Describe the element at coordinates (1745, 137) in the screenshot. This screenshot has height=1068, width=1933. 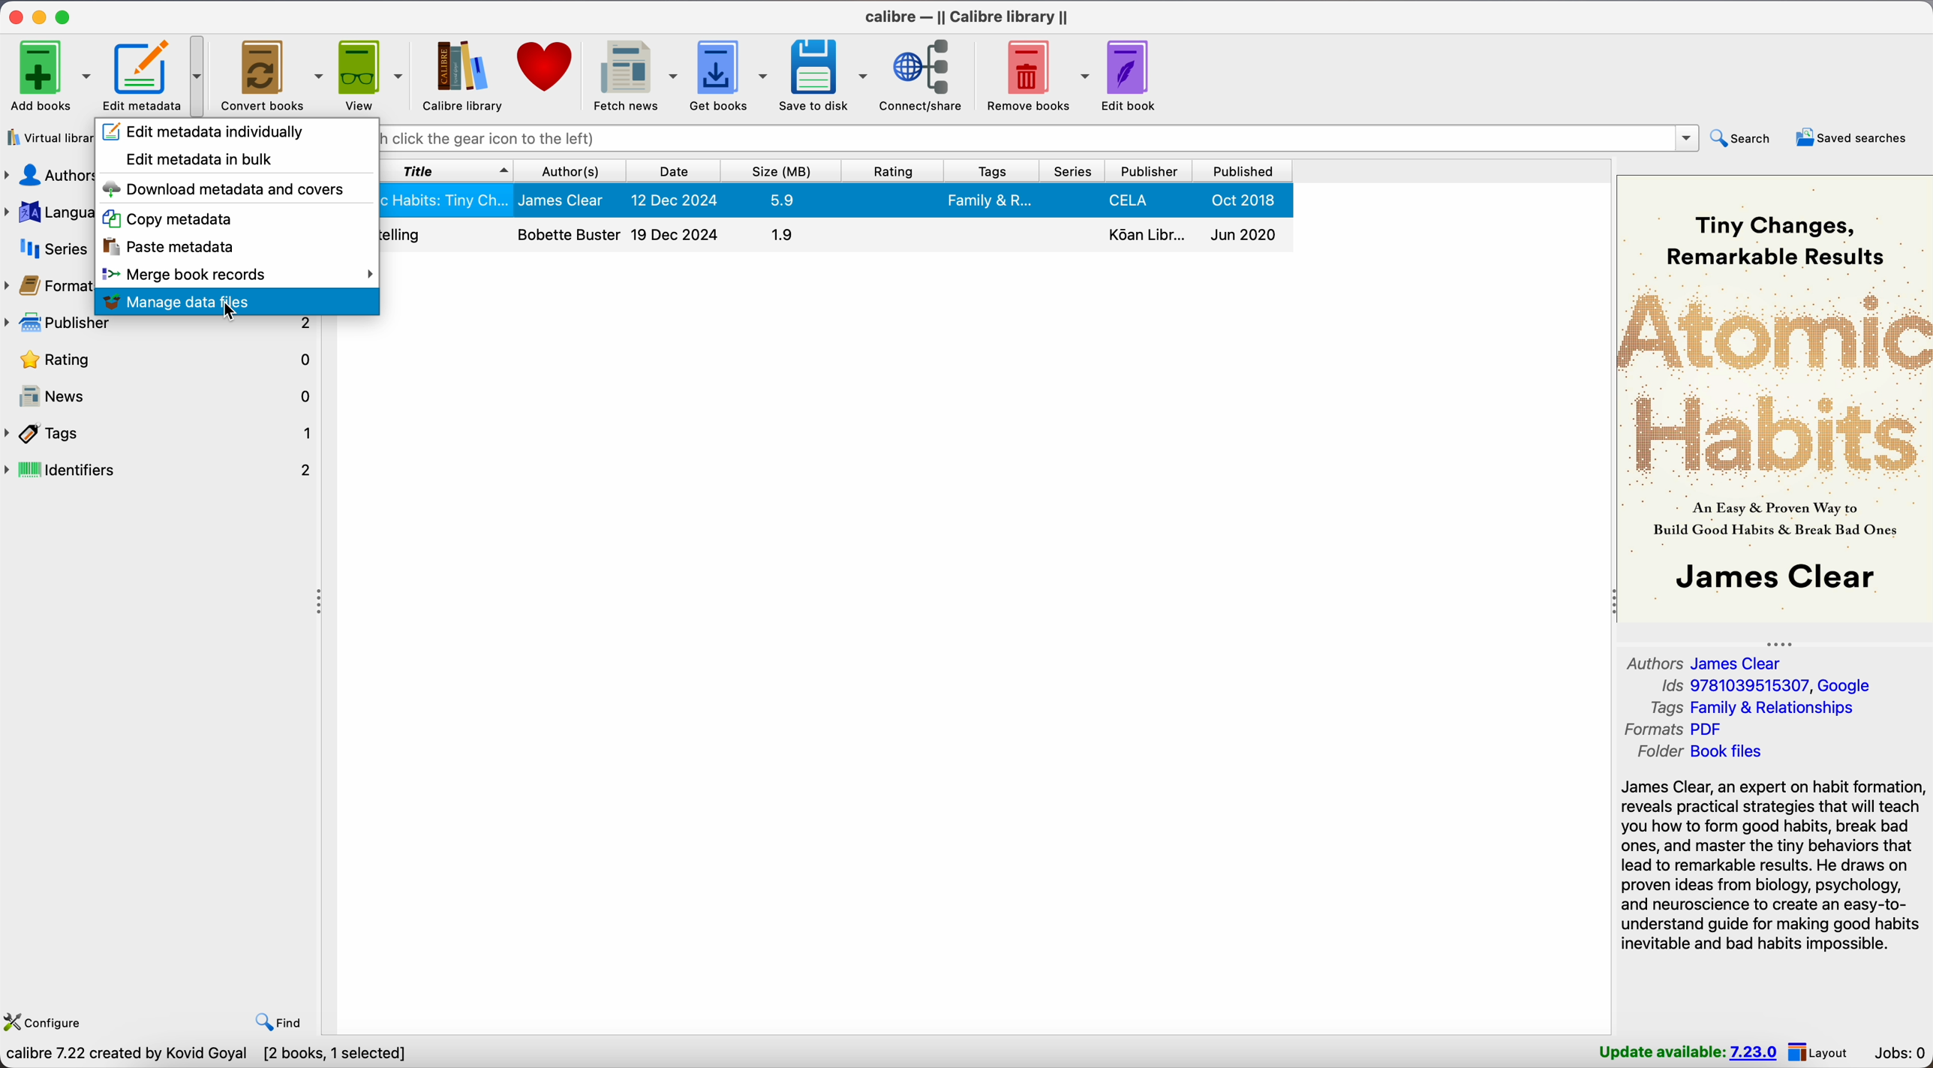
I see `search` at that location.